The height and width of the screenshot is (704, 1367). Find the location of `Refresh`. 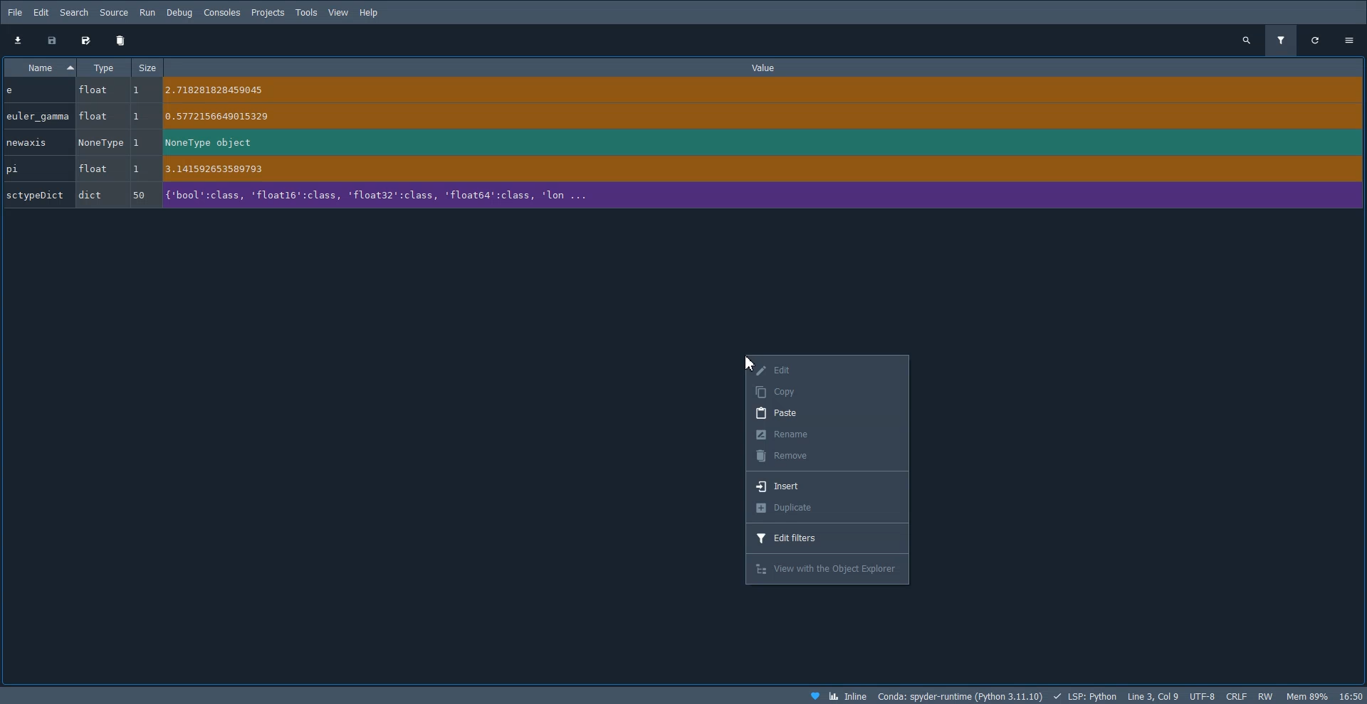

Refresh is located at coordinates (1319, 38).